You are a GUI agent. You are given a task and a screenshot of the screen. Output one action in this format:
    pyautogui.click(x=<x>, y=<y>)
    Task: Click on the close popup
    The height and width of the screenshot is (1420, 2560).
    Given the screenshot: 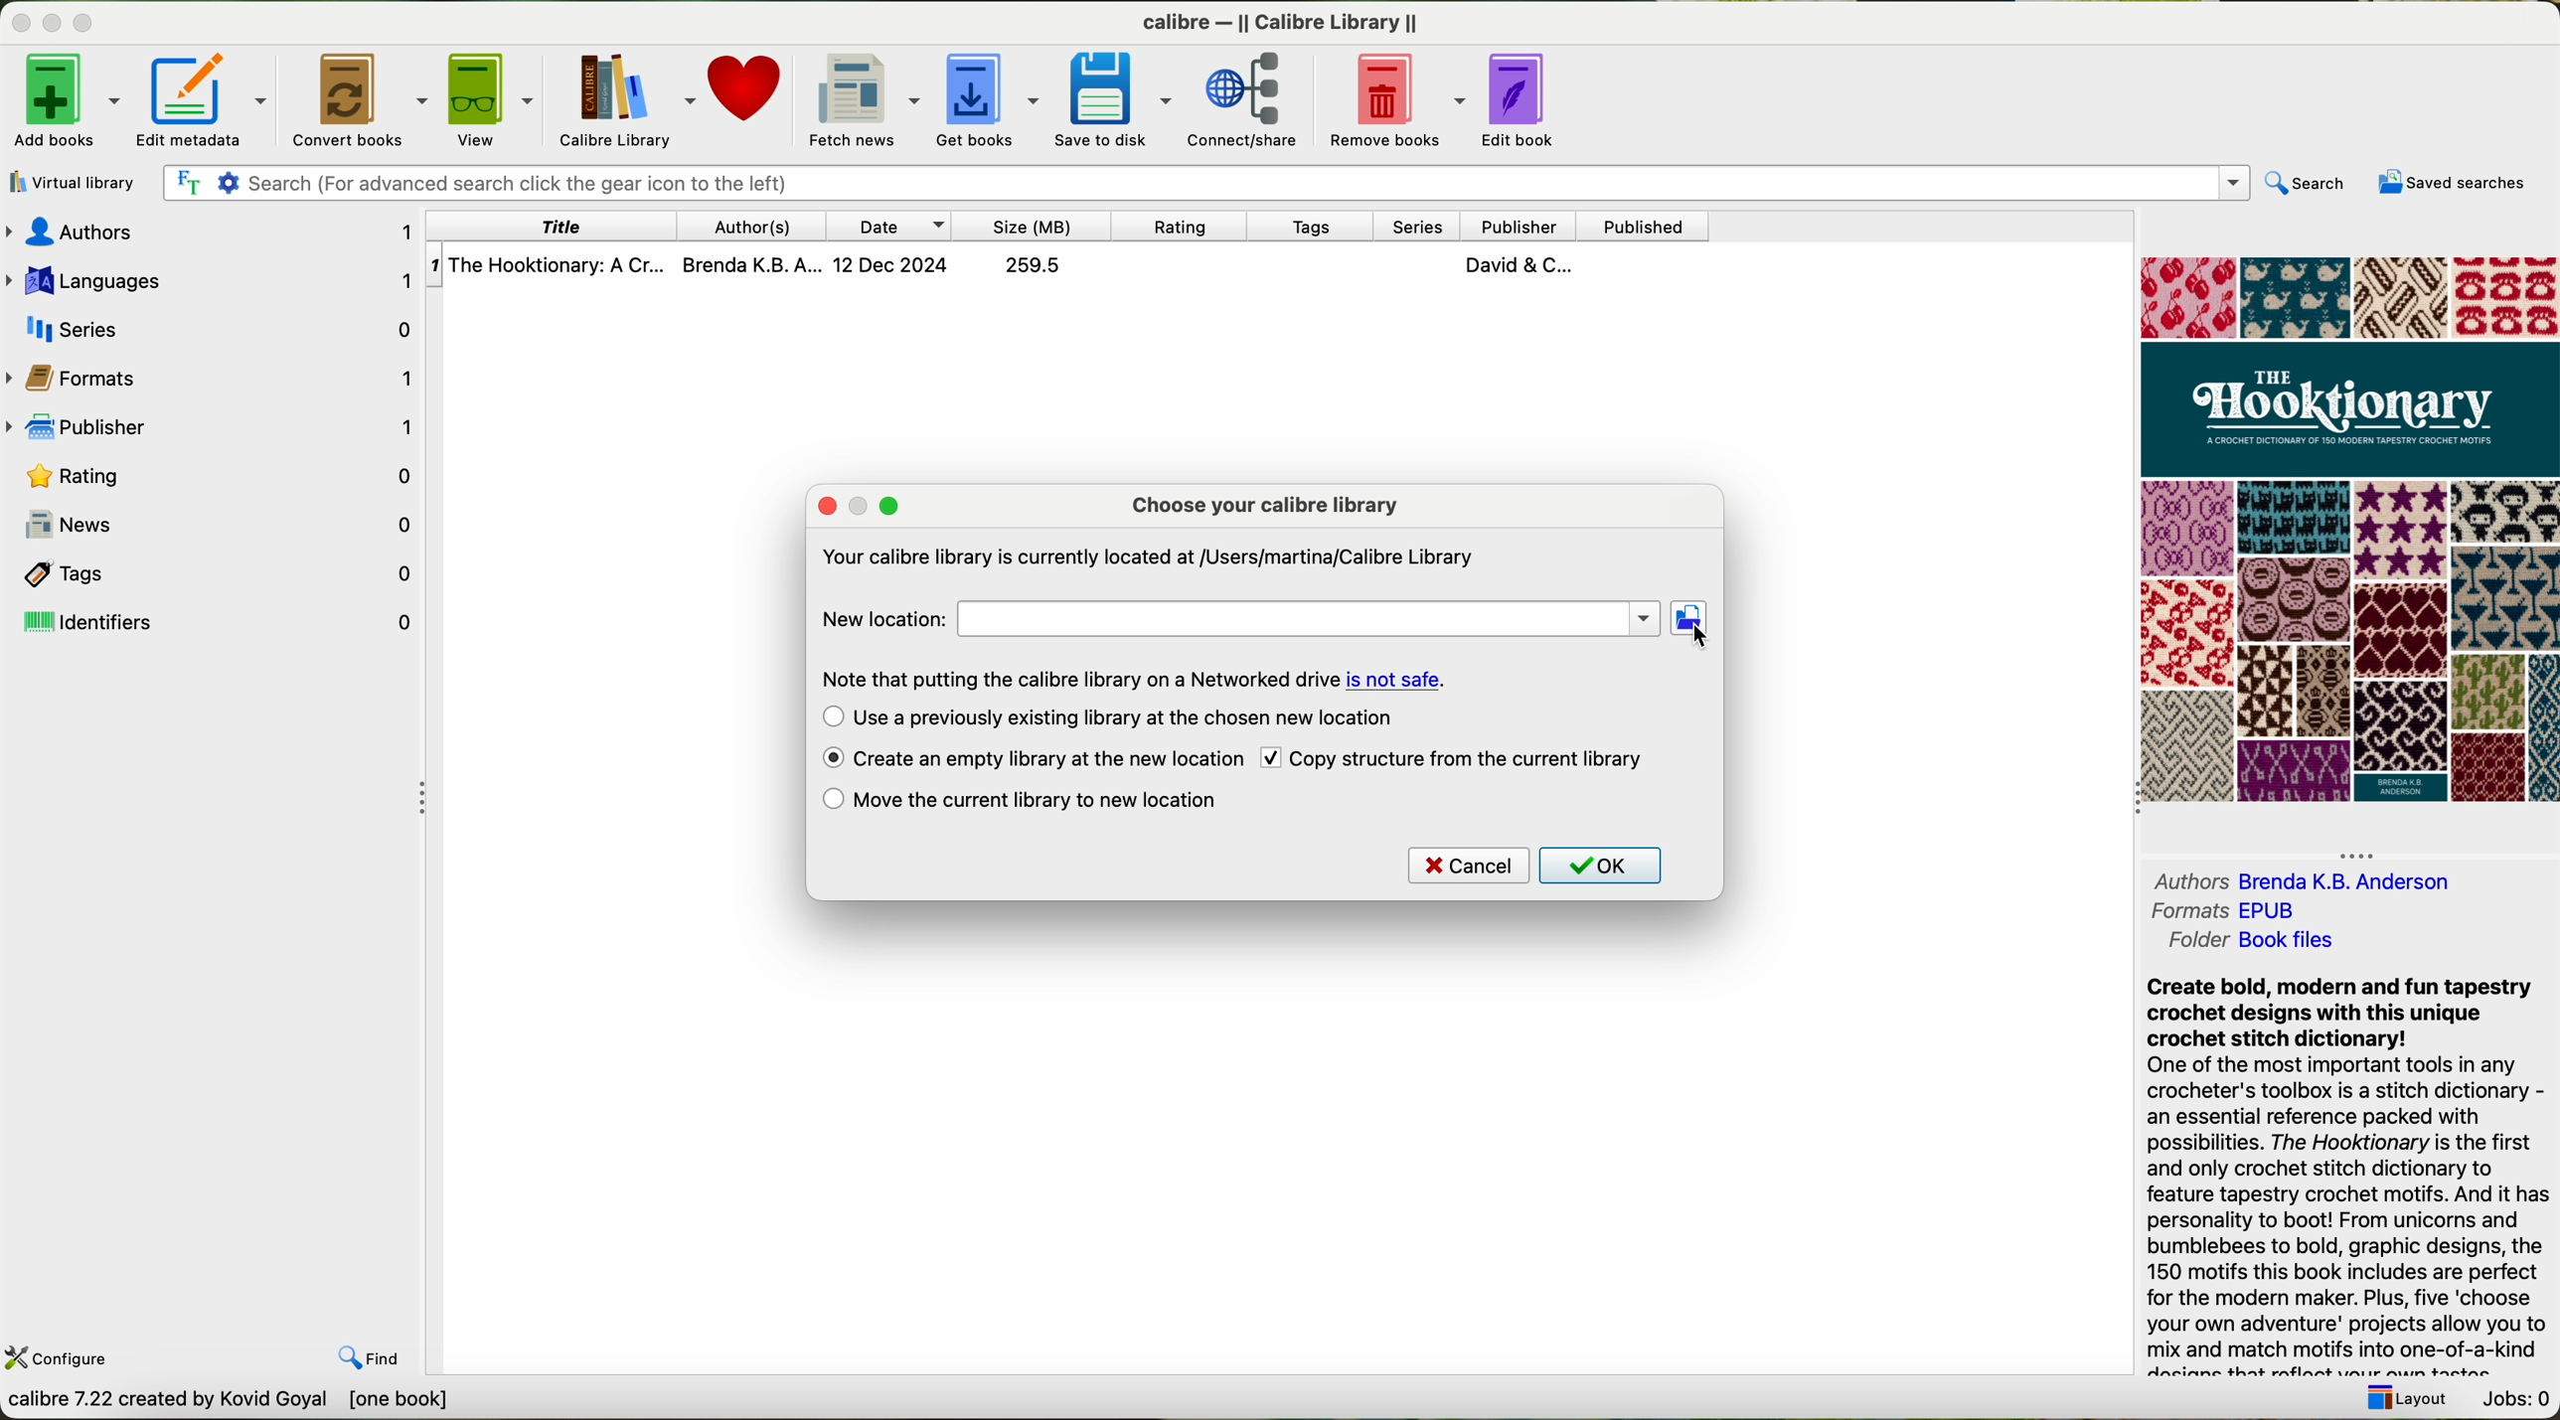 What is the action you would take?
    pyautogui.click(x=824, y=504)
    